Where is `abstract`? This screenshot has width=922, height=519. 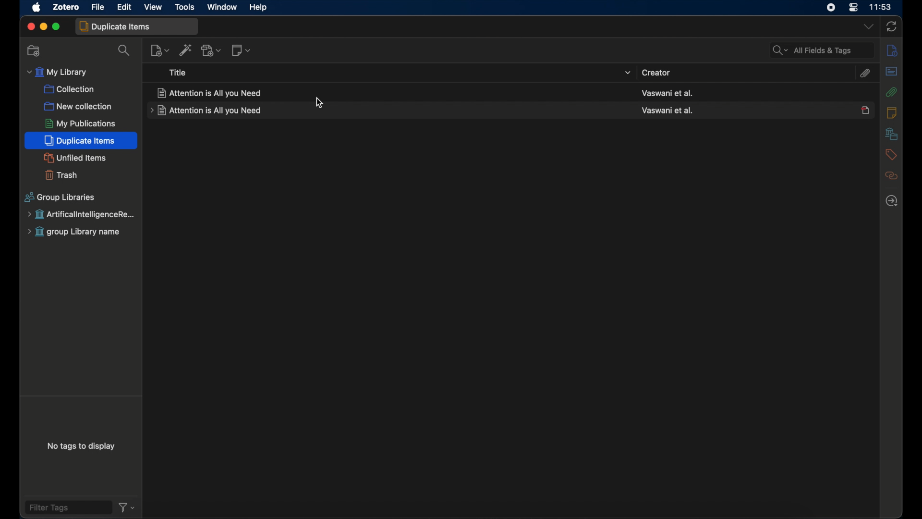 abstract is located at coordinates (892, 72).